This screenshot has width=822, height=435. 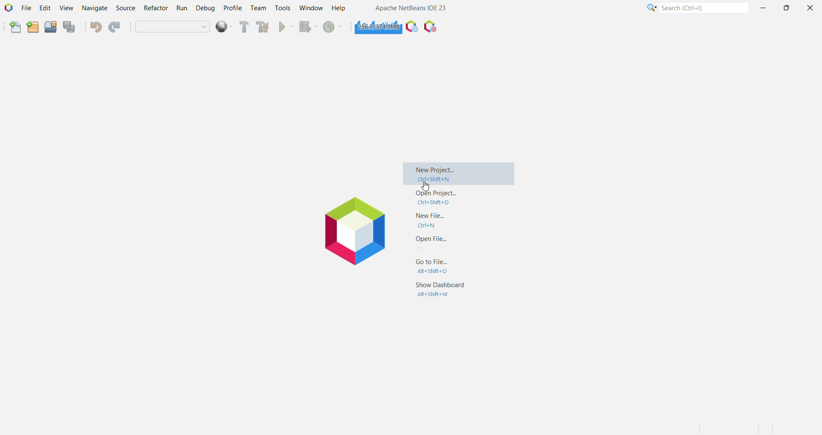 I want to click on Team, so click(x=258, y=9).